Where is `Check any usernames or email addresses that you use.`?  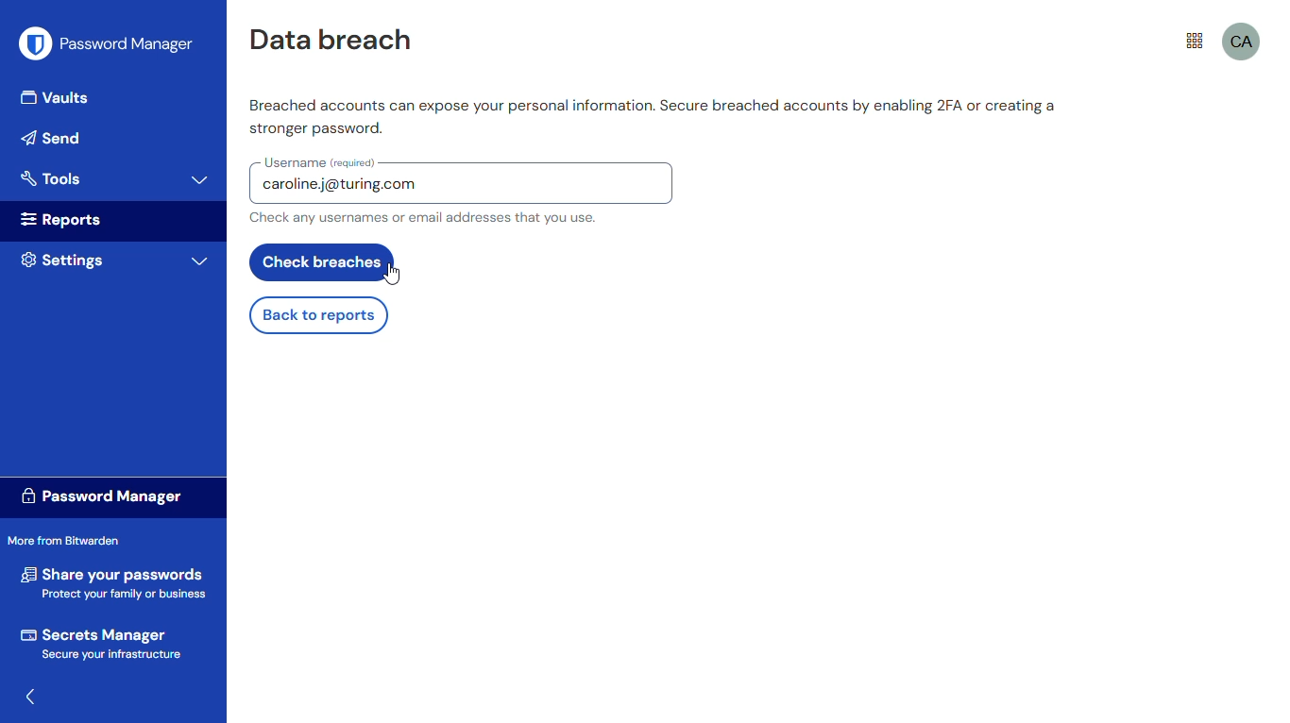 Check any usernames or email addresses that you use. is located at coordinates (422, 218).